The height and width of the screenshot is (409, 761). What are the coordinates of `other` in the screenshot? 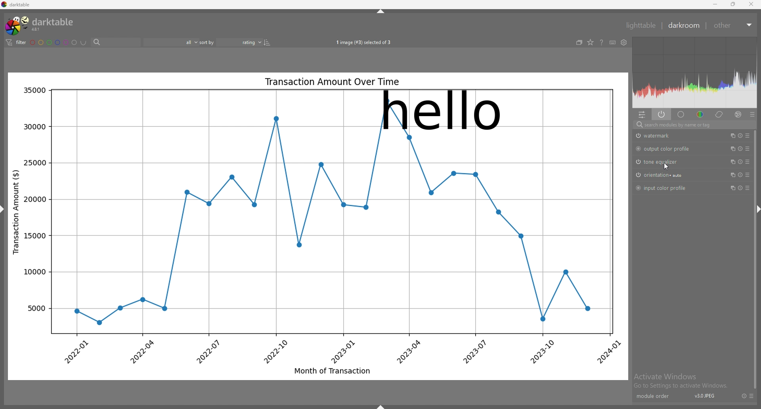 It's located at (725, 26).